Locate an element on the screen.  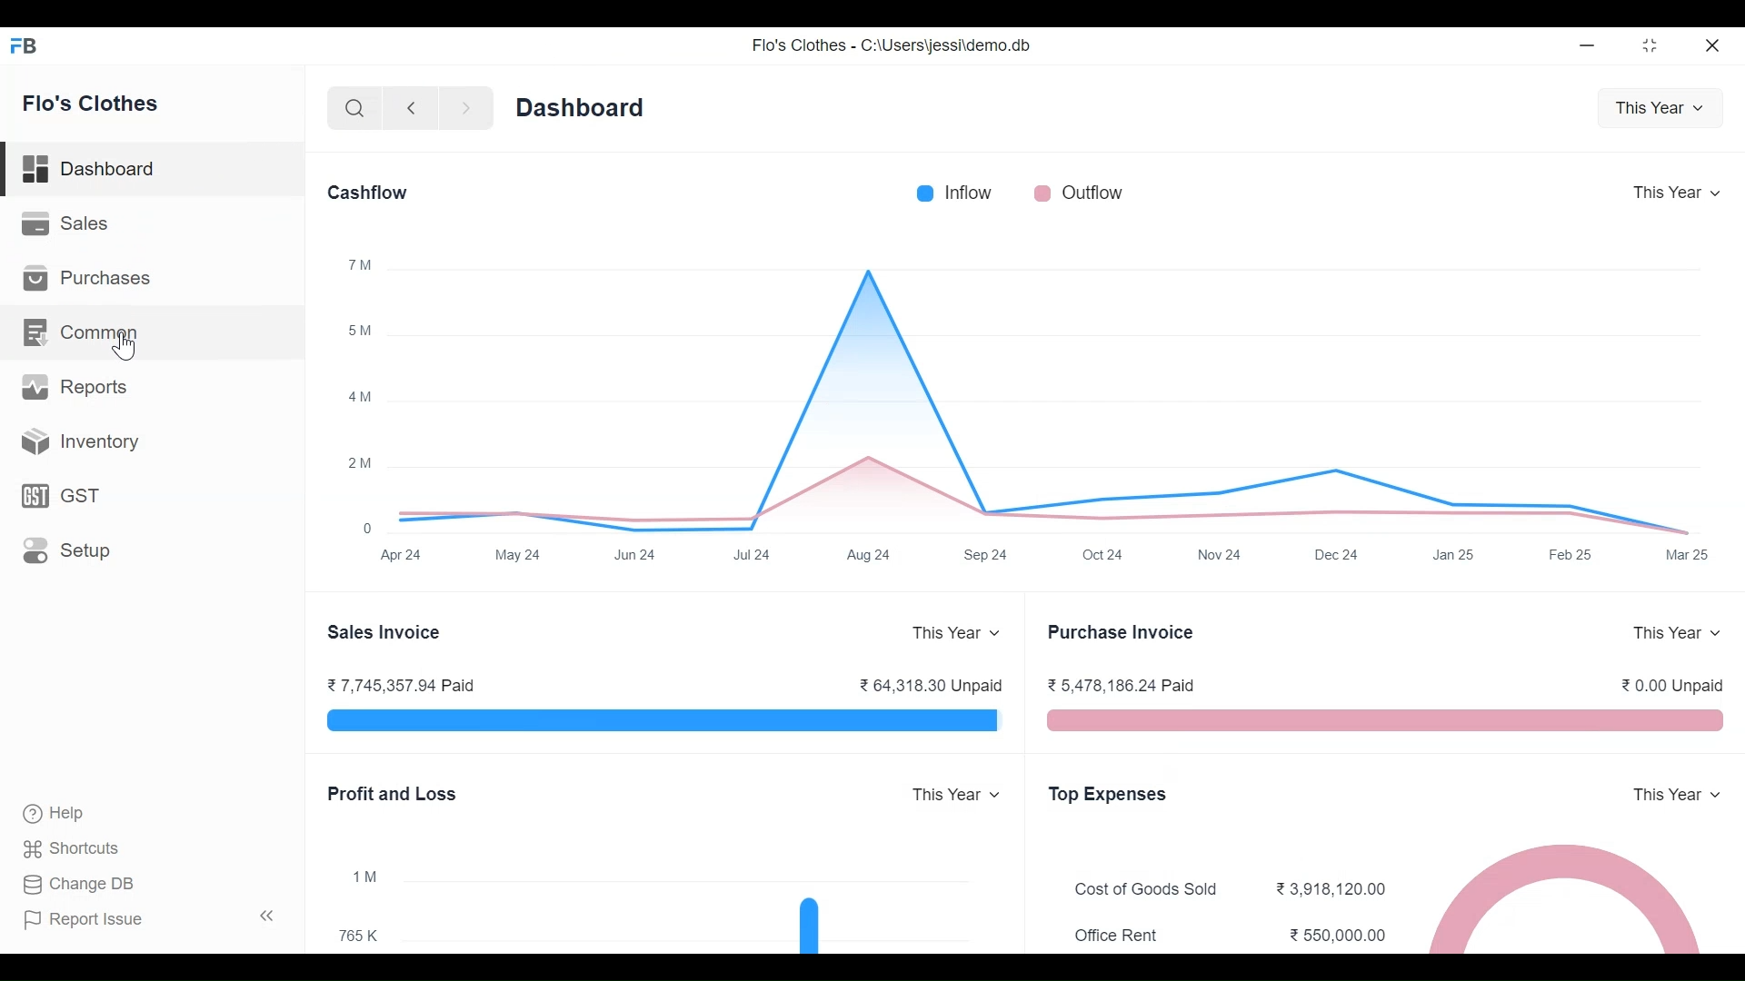
Cashflow is located at coordinates (367, 192).